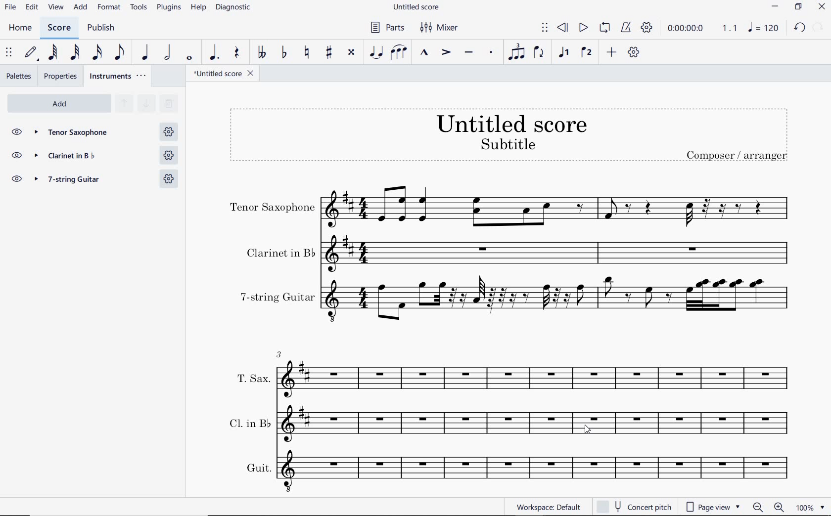 This screenshot has height=516, width=831. I want to click on VIEW, so click(57, 8).